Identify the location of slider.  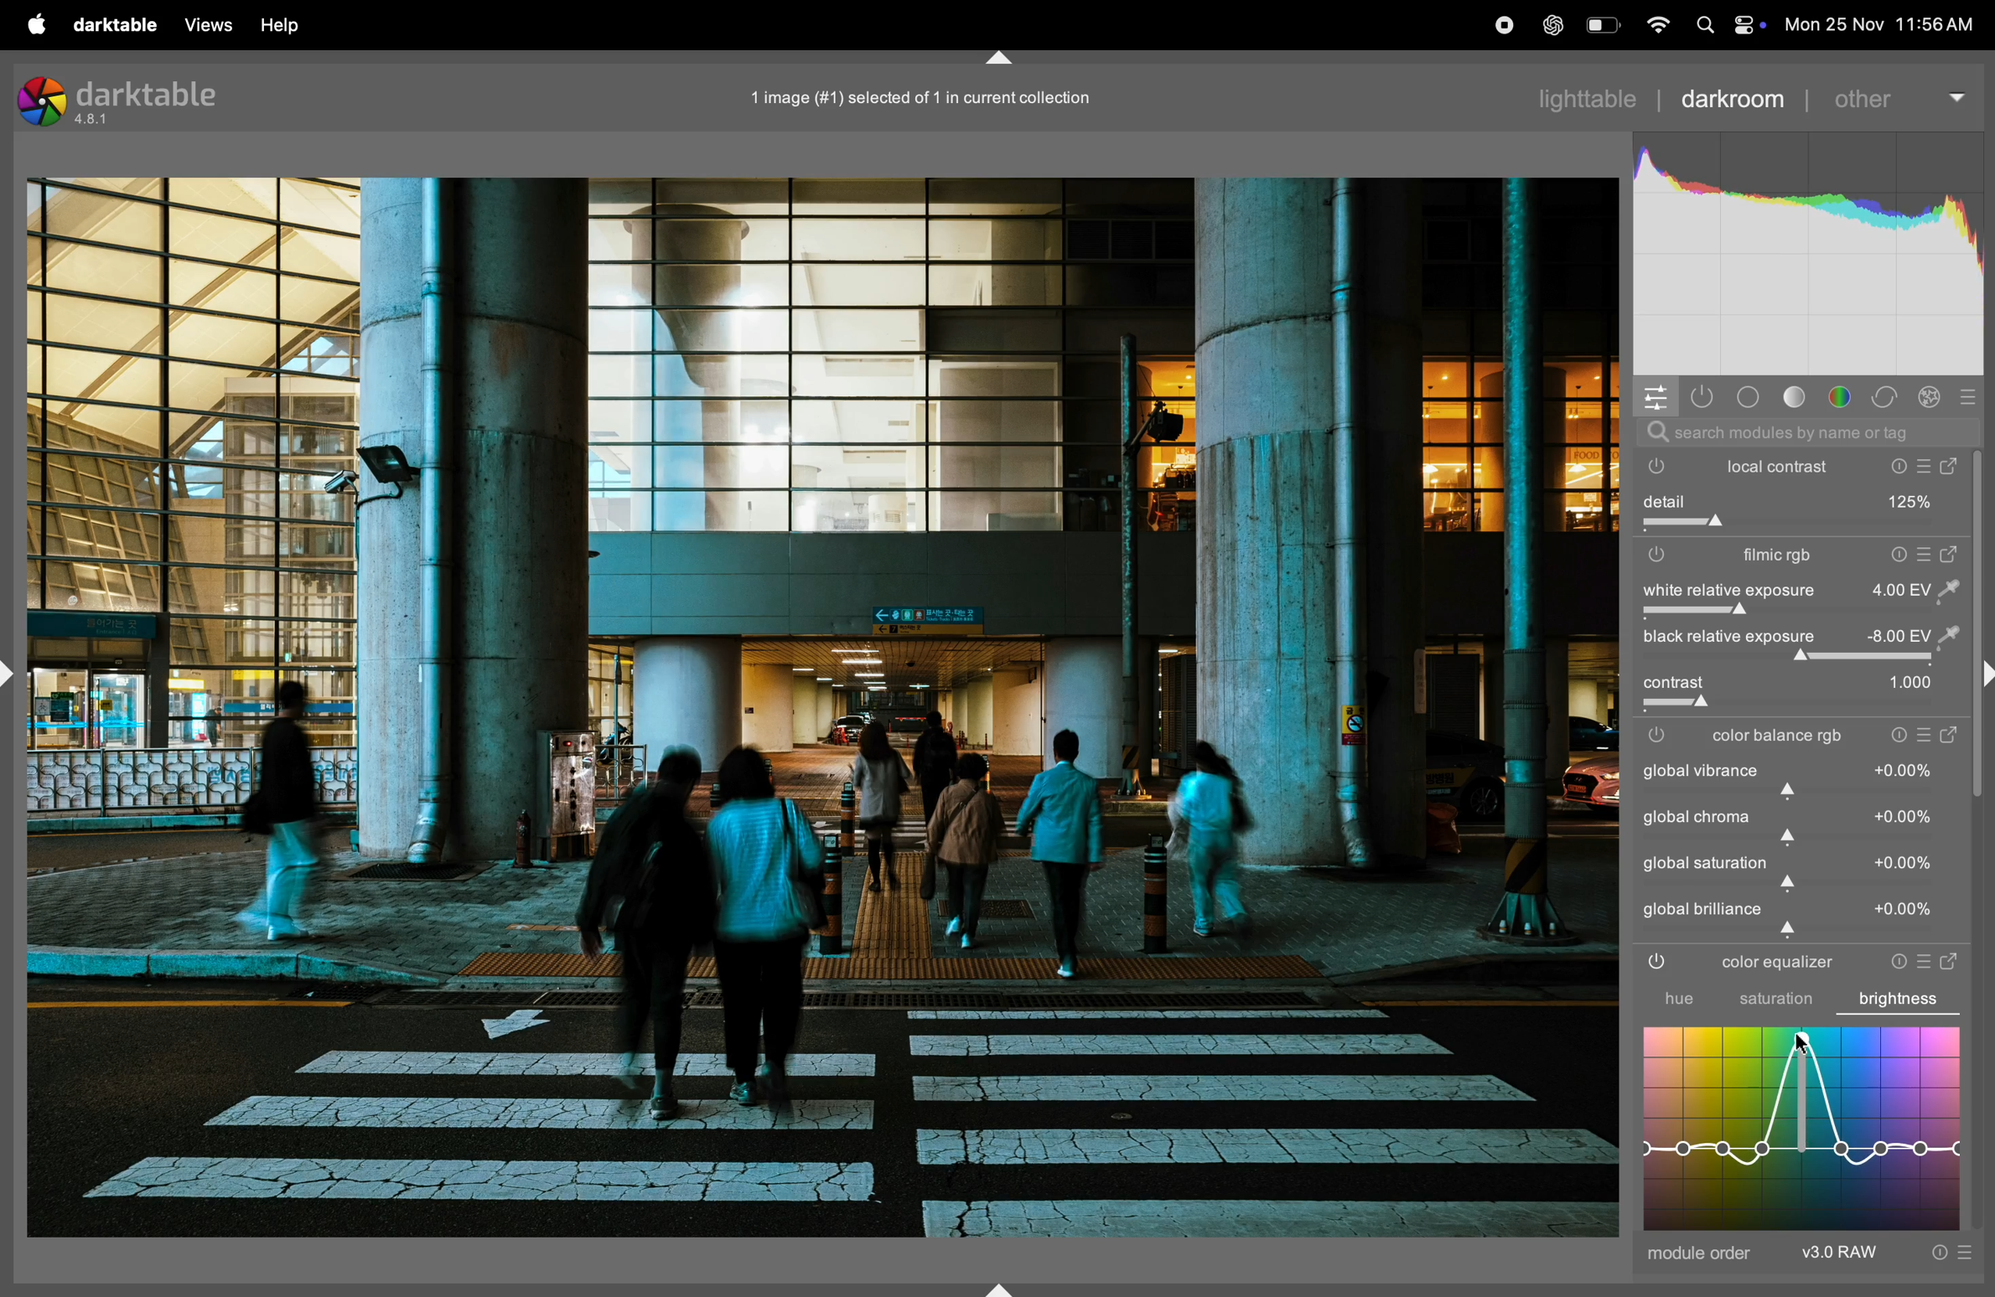
(1807, 705).